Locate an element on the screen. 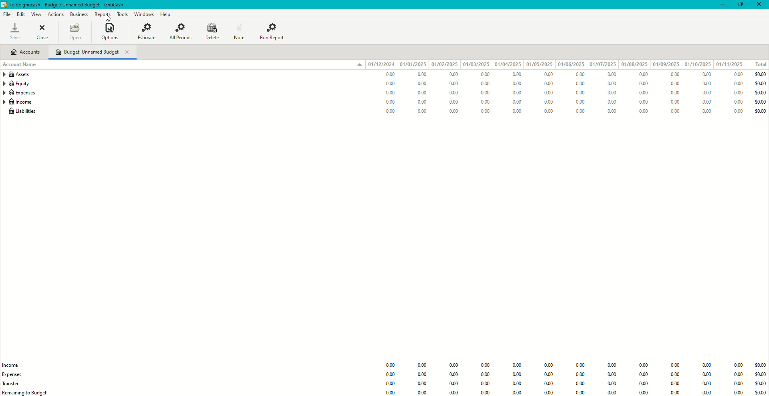 The height and width of the screenshot is (396, 769). 0.00 is located at coordinates (641, 83).